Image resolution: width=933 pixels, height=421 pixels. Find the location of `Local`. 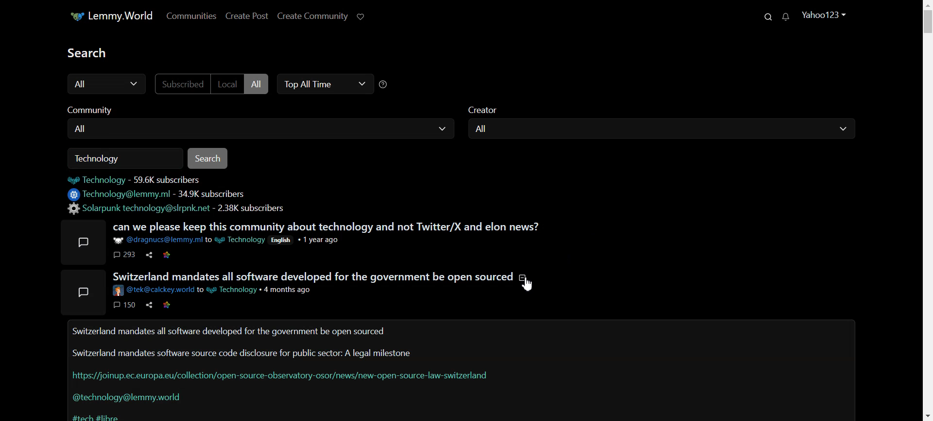

Local is located at coordinates (229, 84).